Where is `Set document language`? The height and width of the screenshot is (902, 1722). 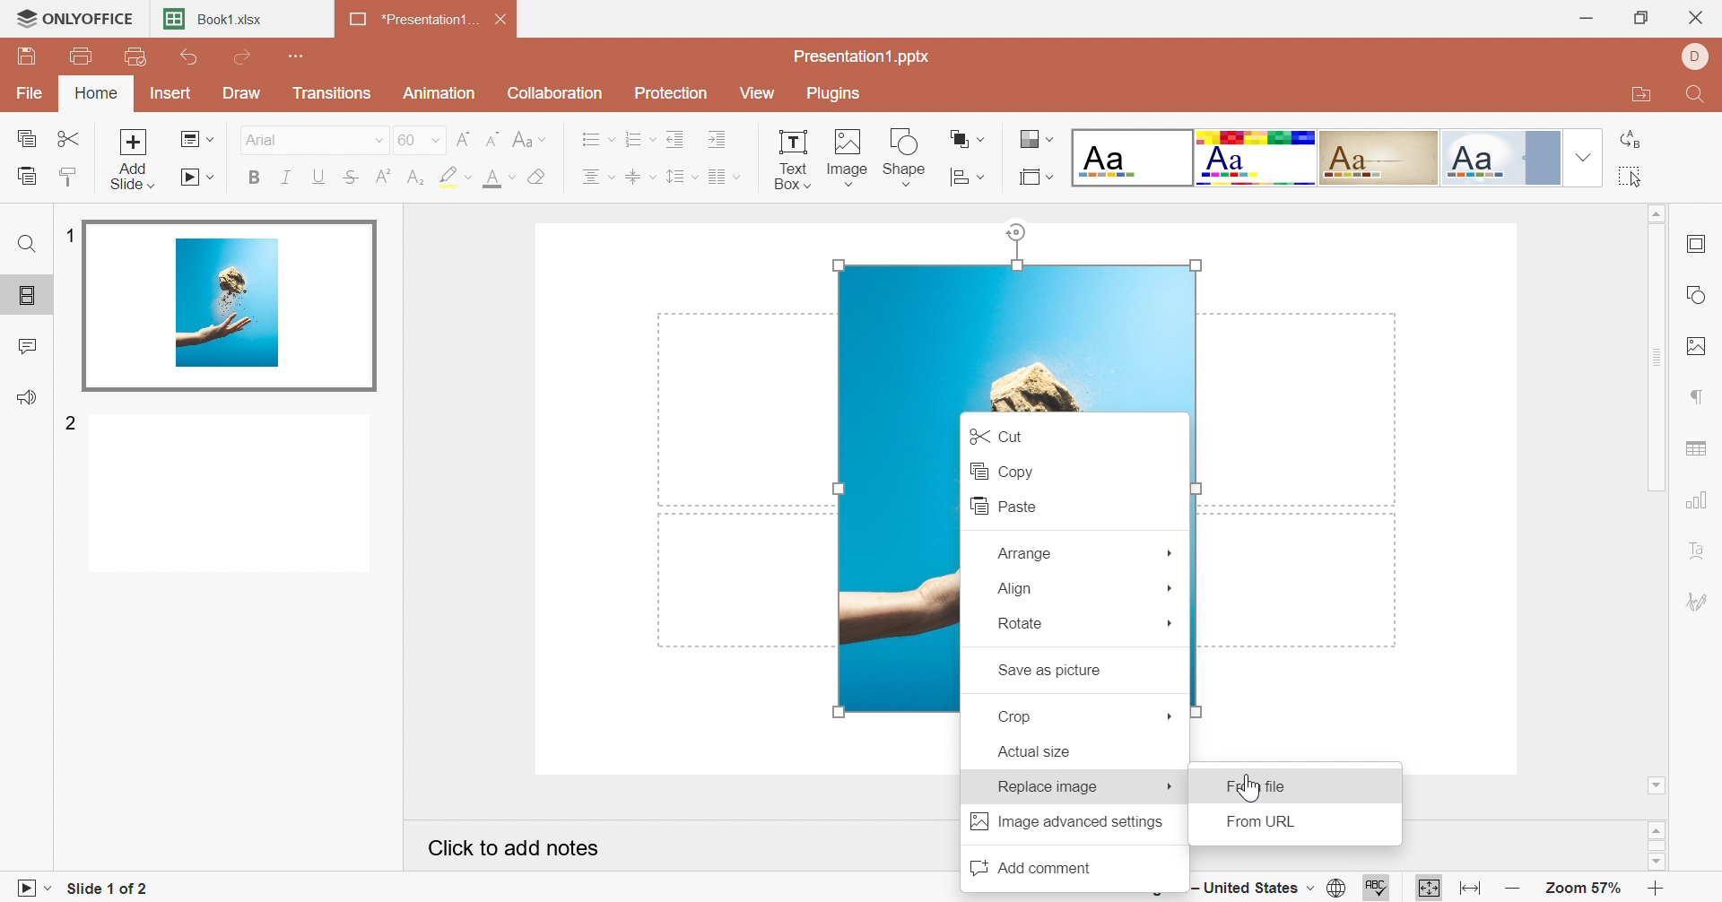 Set document language is located at coordinates (1340, 888).